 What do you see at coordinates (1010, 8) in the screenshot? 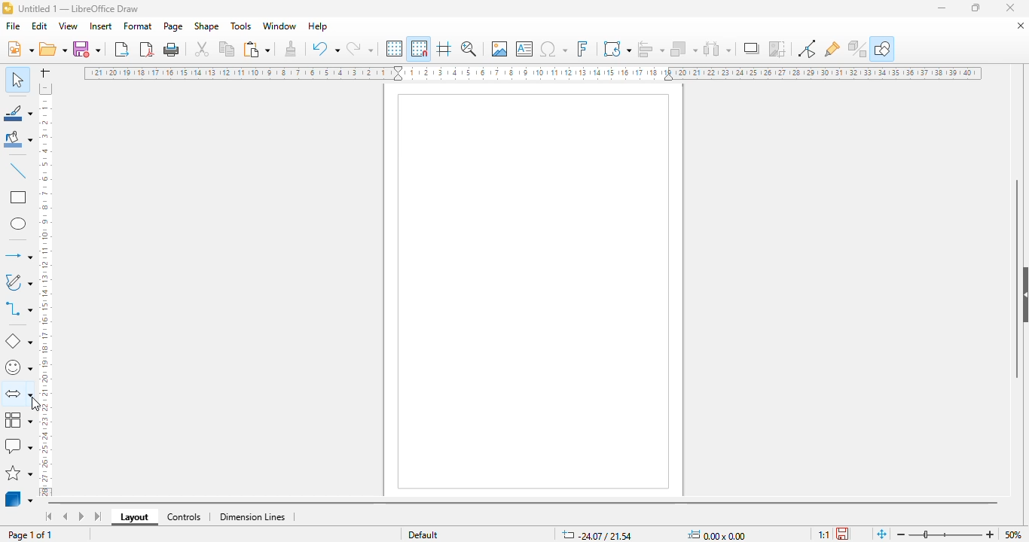
I see `close` at bounding box center [1010, 8].